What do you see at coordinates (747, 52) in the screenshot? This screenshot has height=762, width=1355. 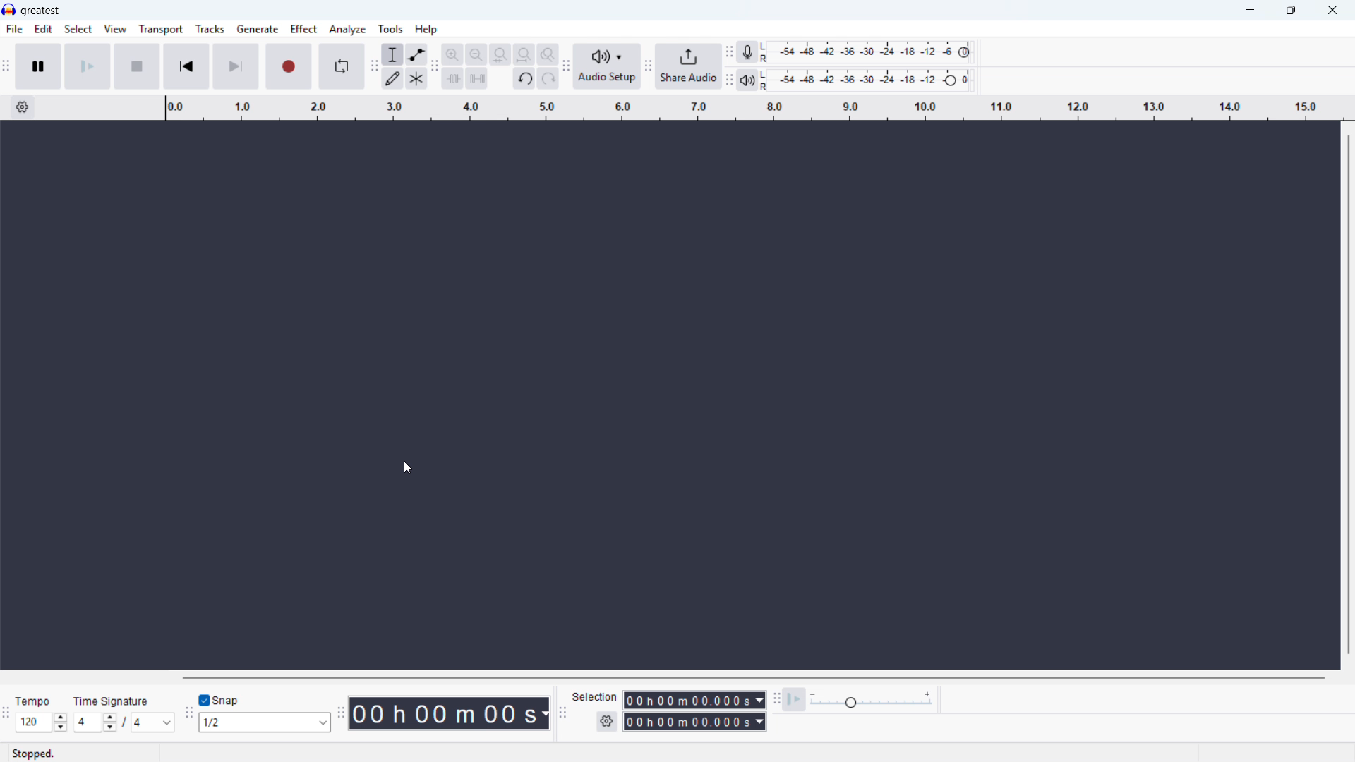 I see `Recording metre ` at bounding box center [747, 52].